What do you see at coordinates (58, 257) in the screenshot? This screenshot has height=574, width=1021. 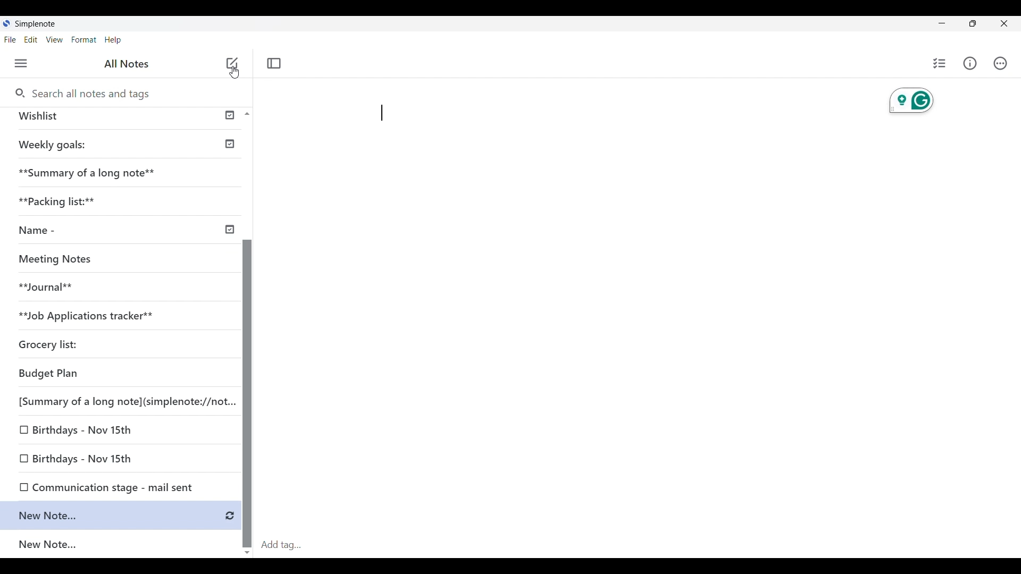 I see `Meeting Notes` at bounding box center [58, 257].